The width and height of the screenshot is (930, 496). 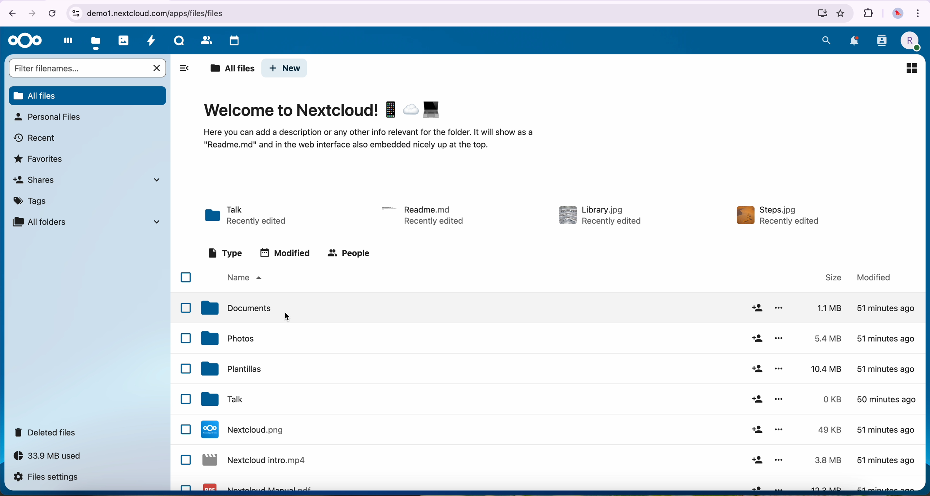 What do you see at coordinates (288, 316) in the screenshot?
I see `cursor` at bounding box center [288, 316].